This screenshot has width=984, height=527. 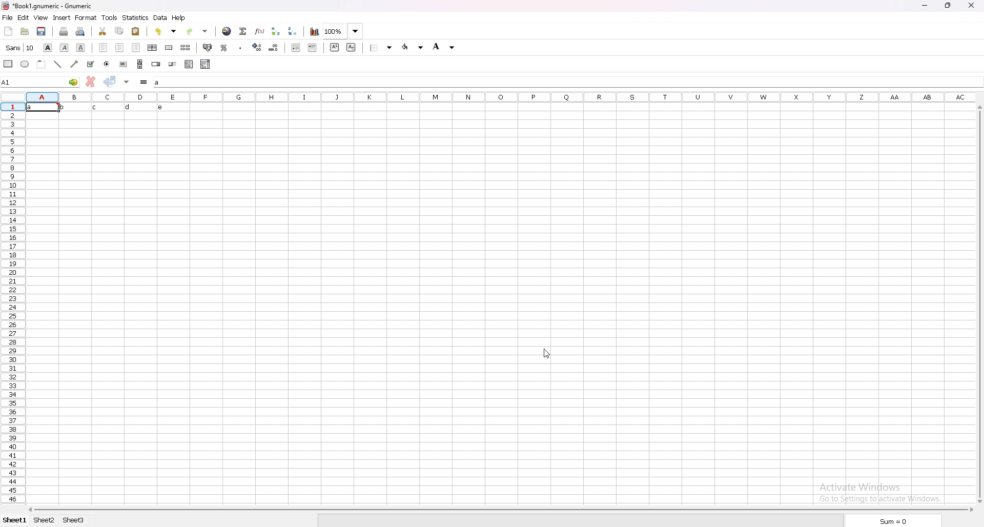 I want to click on percentage, so click(x=224, y=48).